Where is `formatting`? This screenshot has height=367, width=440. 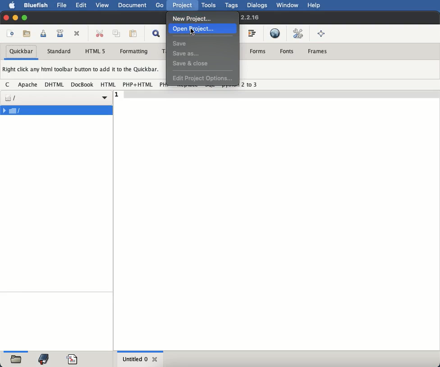 formatting is located at coordinates (134, 52).